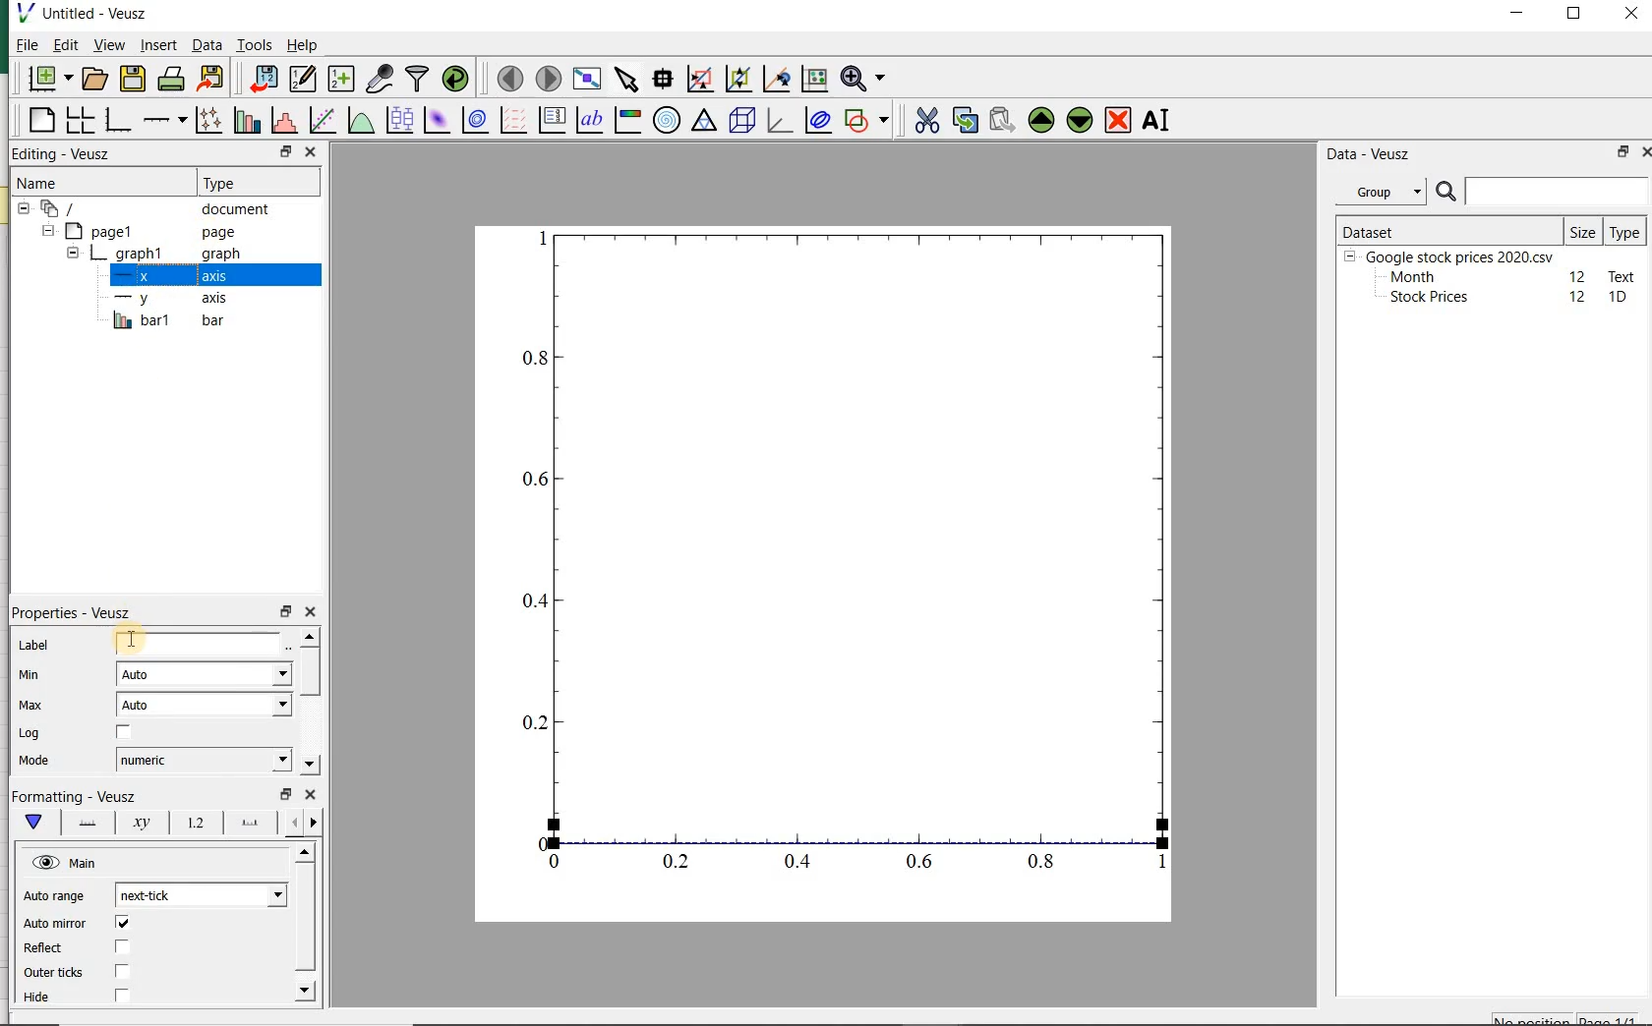 This screenshot has width=1652, height=1026. Describe the element at coordinates (589, 122) in the screenshot. I see `text label` at that location.